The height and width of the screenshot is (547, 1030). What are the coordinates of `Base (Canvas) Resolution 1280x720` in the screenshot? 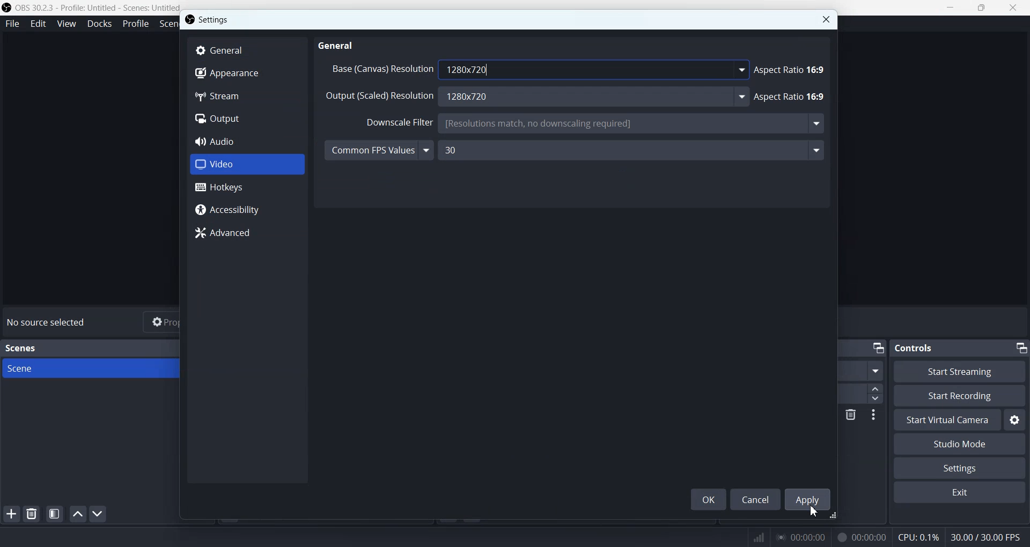 It's located at (538, 70).